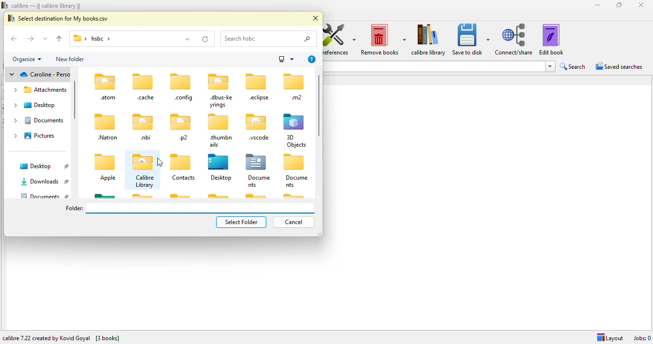  What do you see at coordinates (238, 170) in the screenshot?
I see `folders` at bounding box center [238, 170].